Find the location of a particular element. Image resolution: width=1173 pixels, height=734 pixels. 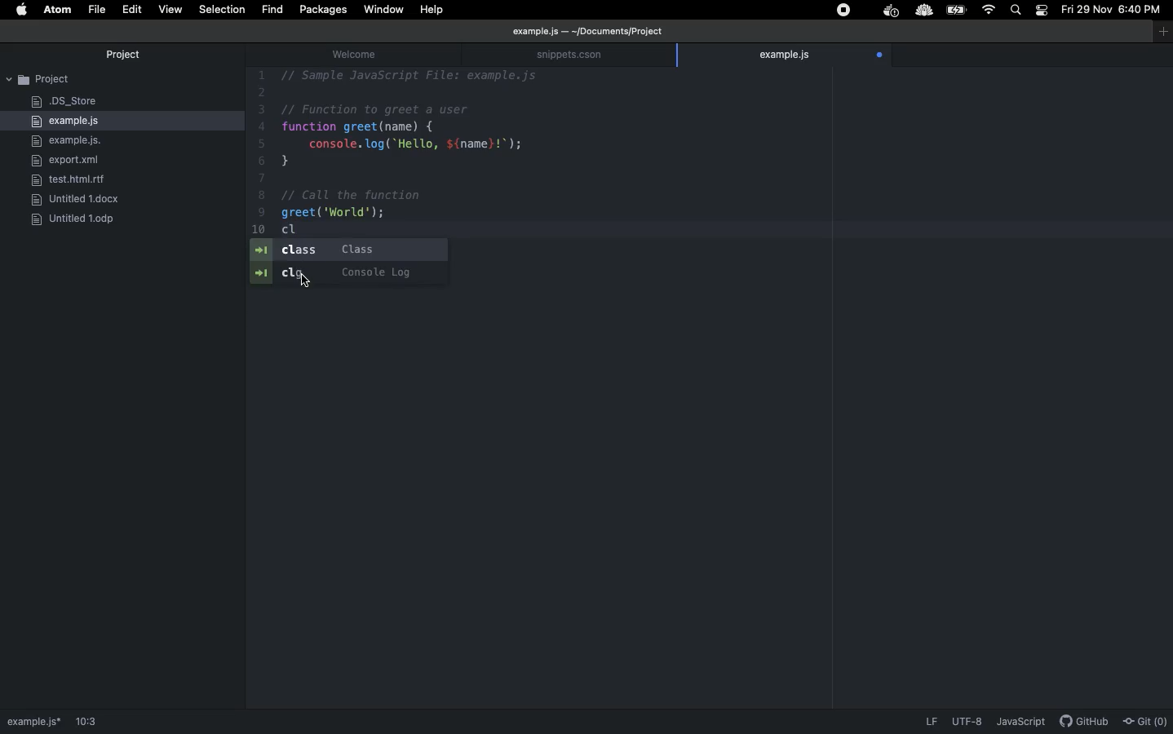

Console log is located at coordinates (336, 272).